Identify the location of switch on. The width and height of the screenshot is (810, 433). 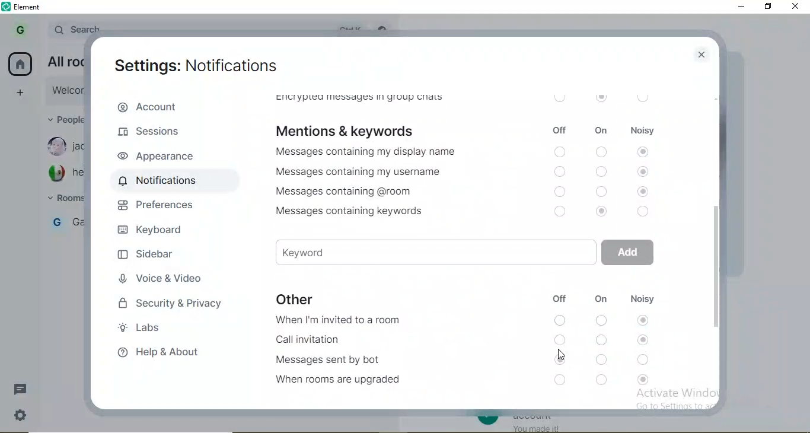
(605, 214).